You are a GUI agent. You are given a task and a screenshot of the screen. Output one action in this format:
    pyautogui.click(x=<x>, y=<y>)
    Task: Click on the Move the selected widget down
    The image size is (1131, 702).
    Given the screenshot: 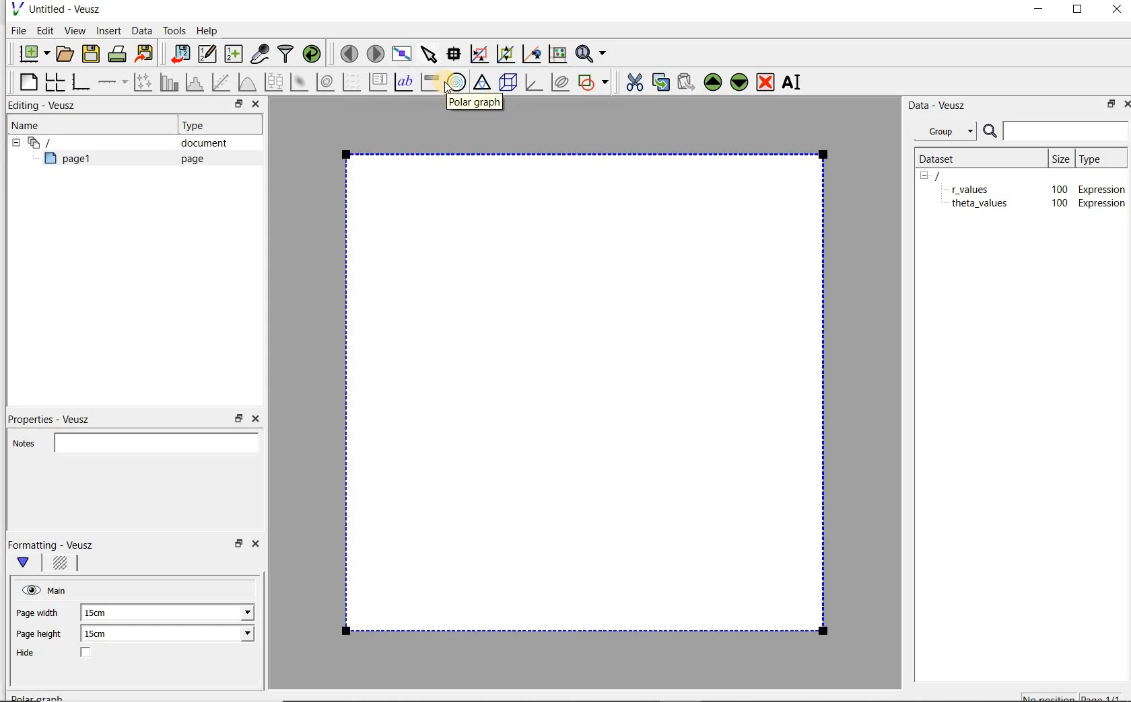 What is the action you would take?
    pyautogui.click(x=740, y=81)
    